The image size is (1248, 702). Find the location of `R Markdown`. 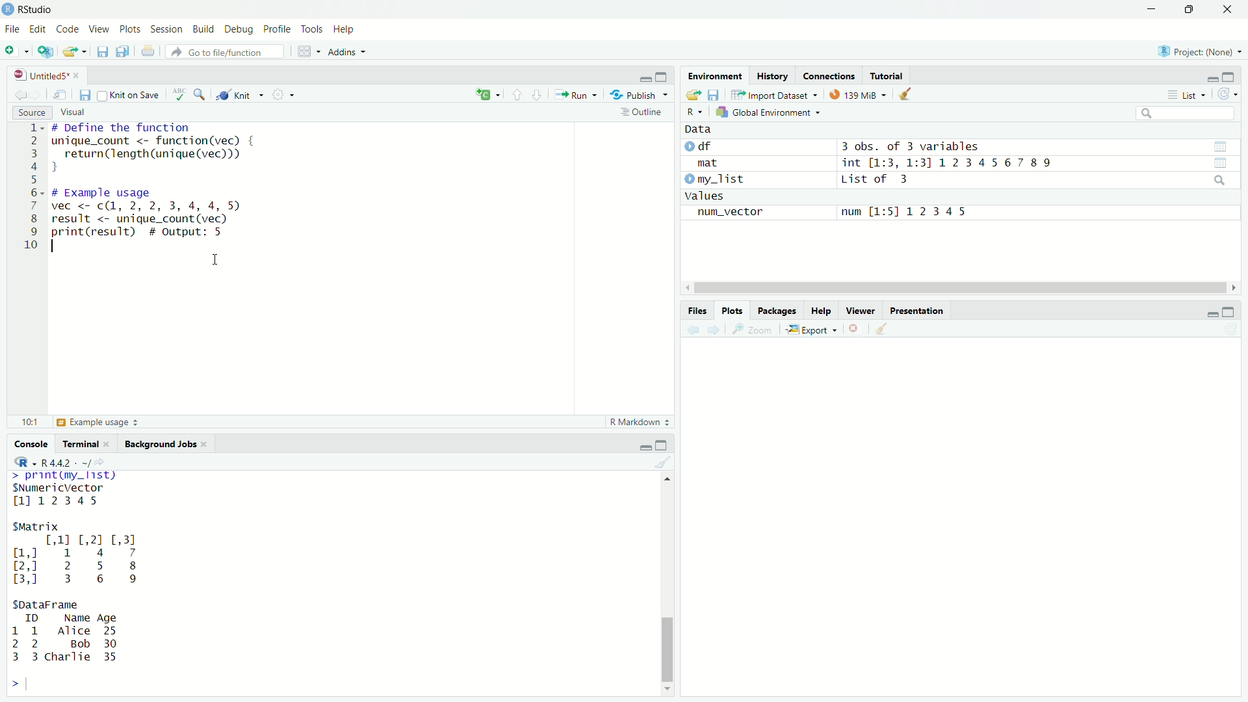

R Markdown is located at coordinates (636, 423).